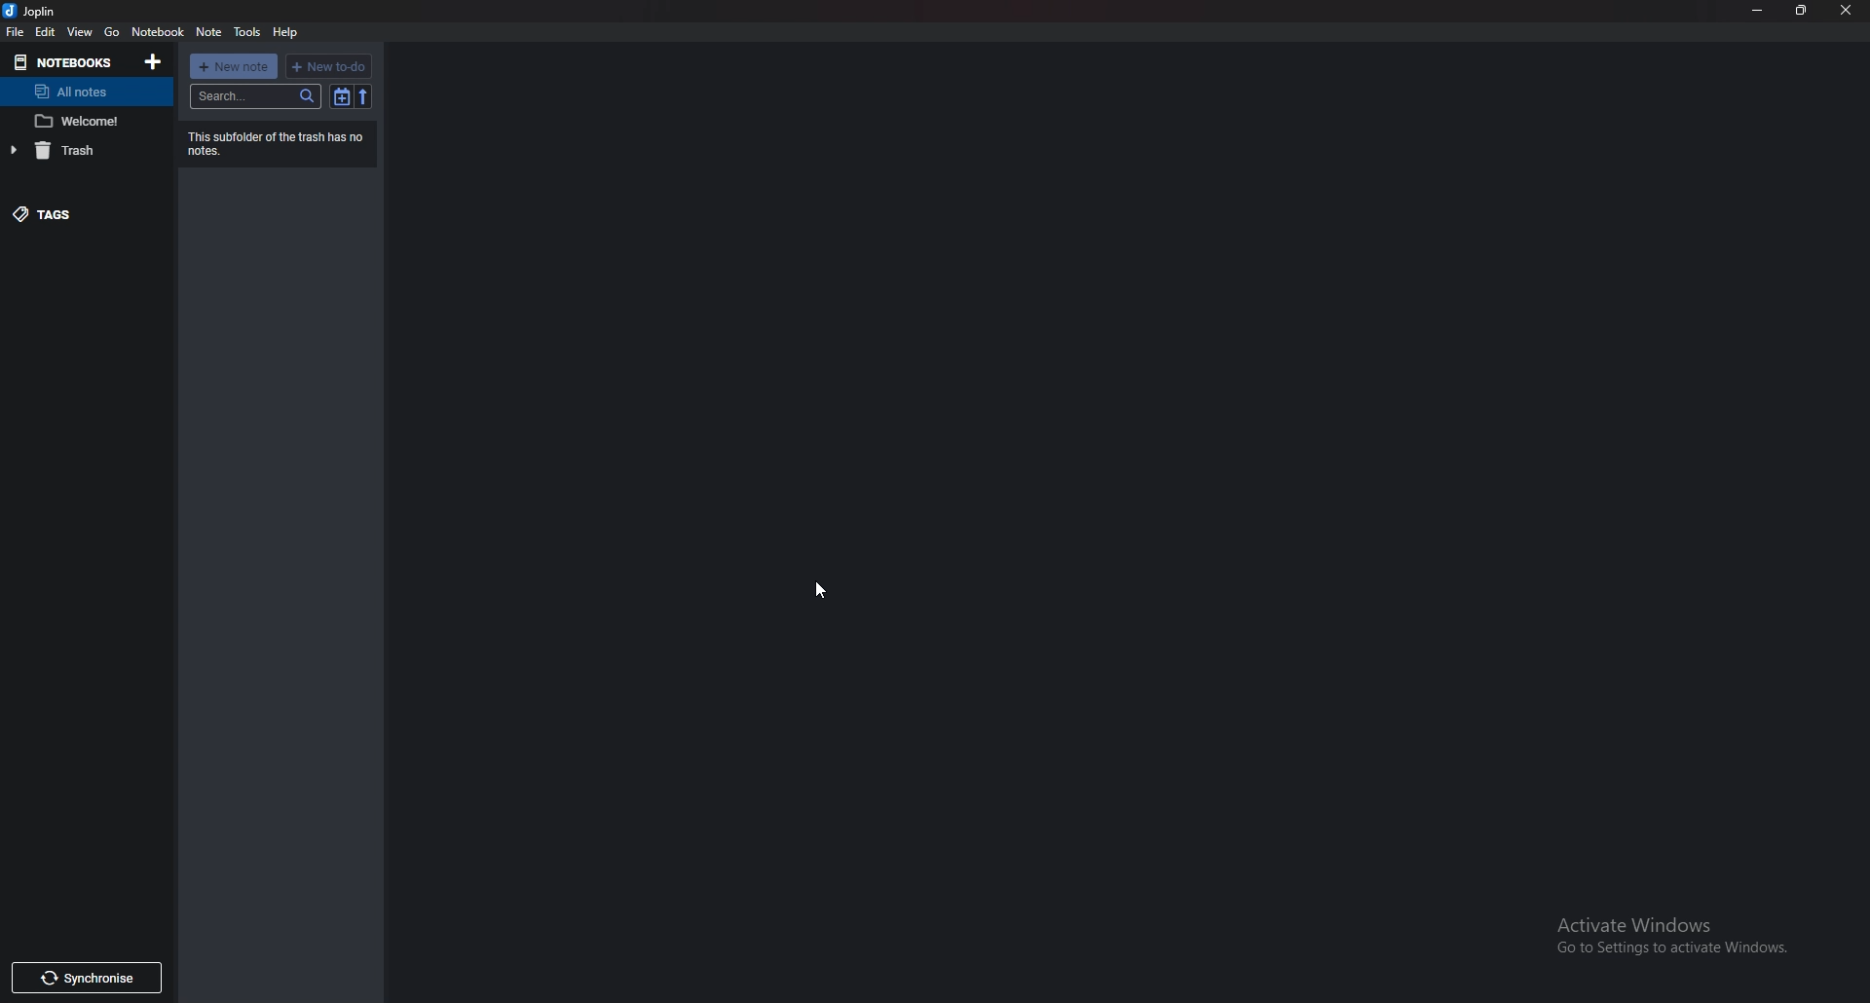  Describe the element at coordinates (14, 32) in the screenshot. I see `file` at that location.